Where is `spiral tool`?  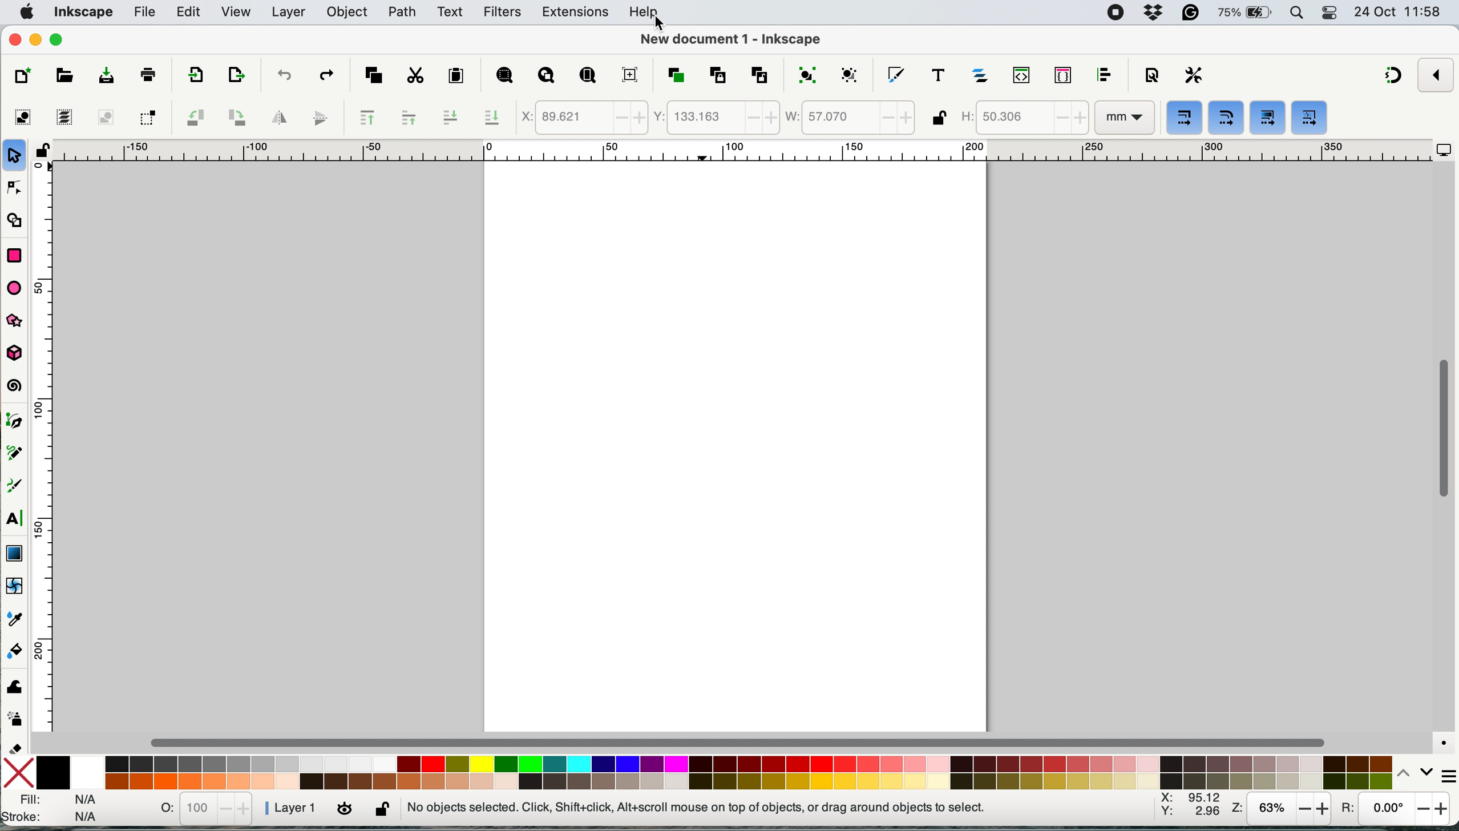 spiral tool is located at coordinates (14, 387).